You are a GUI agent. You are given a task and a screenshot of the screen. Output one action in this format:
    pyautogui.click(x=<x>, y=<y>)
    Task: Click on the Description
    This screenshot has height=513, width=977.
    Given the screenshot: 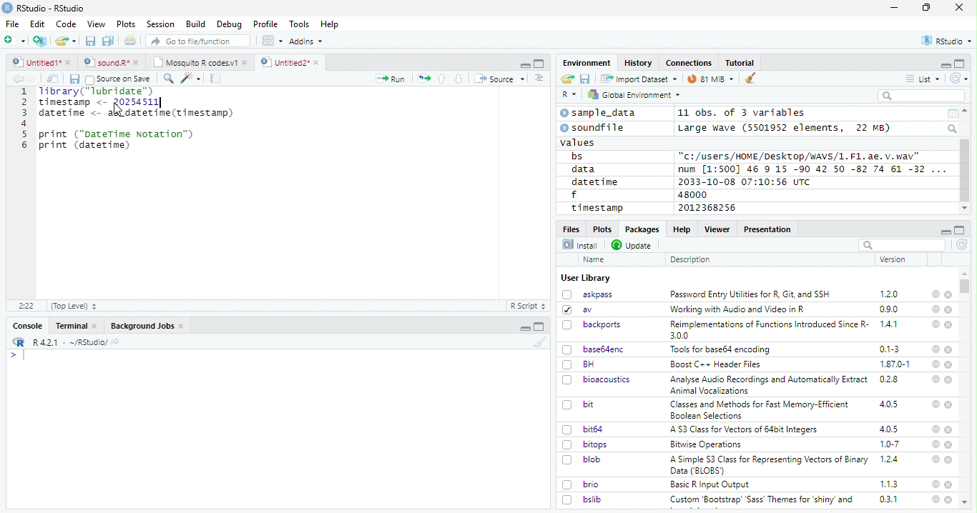 What is the action you would take?
    pyautogui.click(x=691, y=259)
    